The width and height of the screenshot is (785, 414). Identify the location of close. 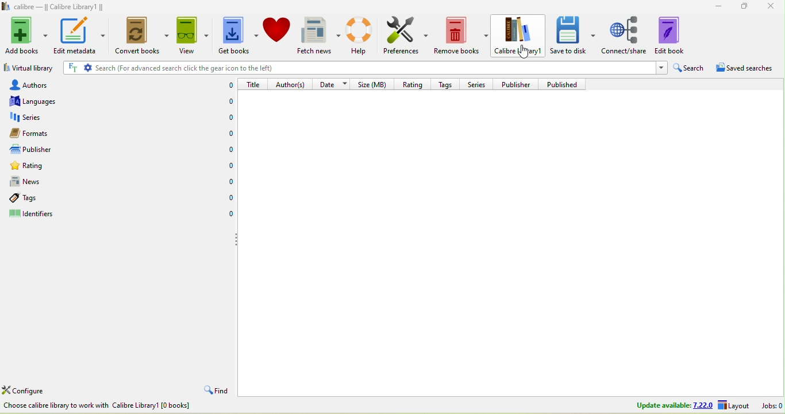
(771, 7).